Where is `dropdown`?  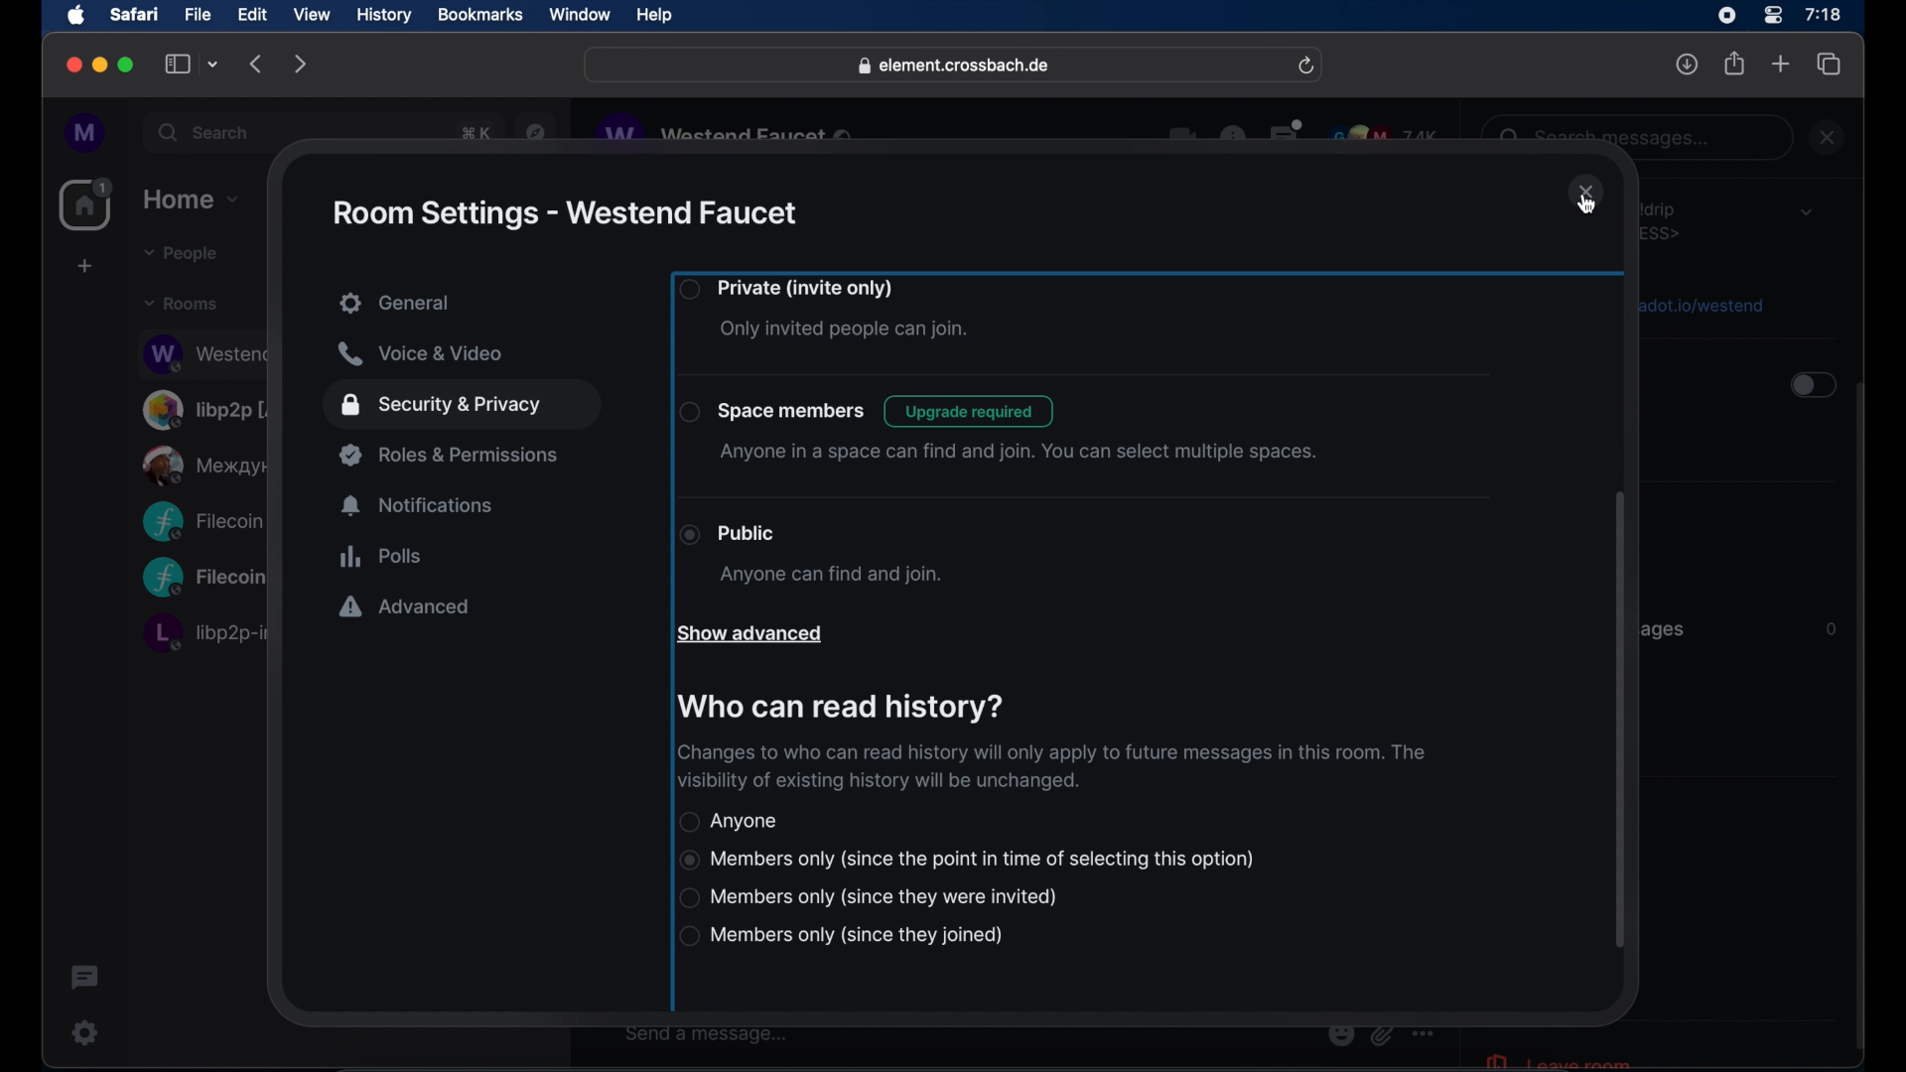
dropdown is located at coordinates (1806, 211).